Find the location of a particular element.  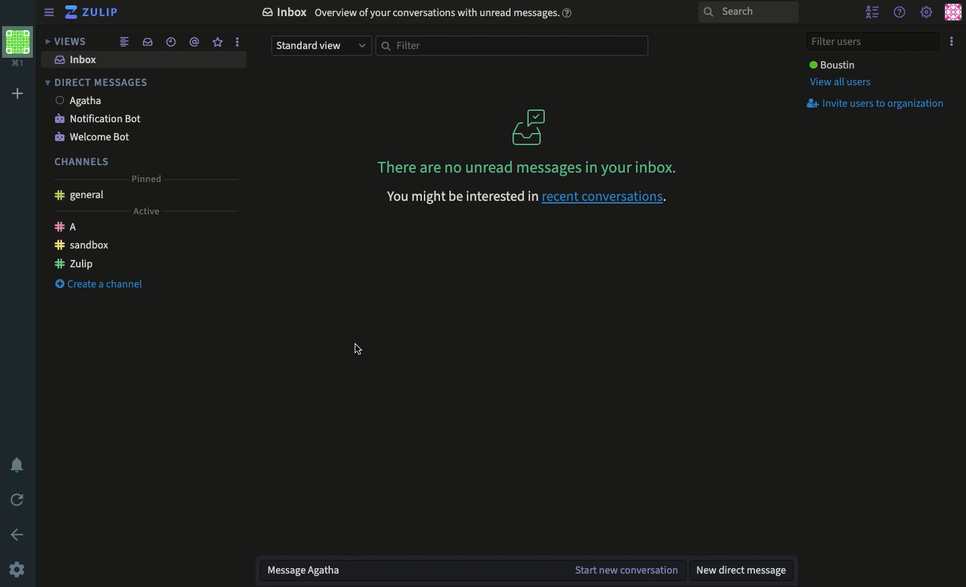

Settings is located at coordinates (18, 569).